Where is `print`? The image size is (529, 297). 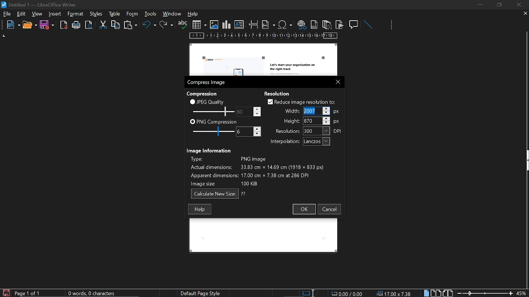 print is located at coordinates (76, 25).